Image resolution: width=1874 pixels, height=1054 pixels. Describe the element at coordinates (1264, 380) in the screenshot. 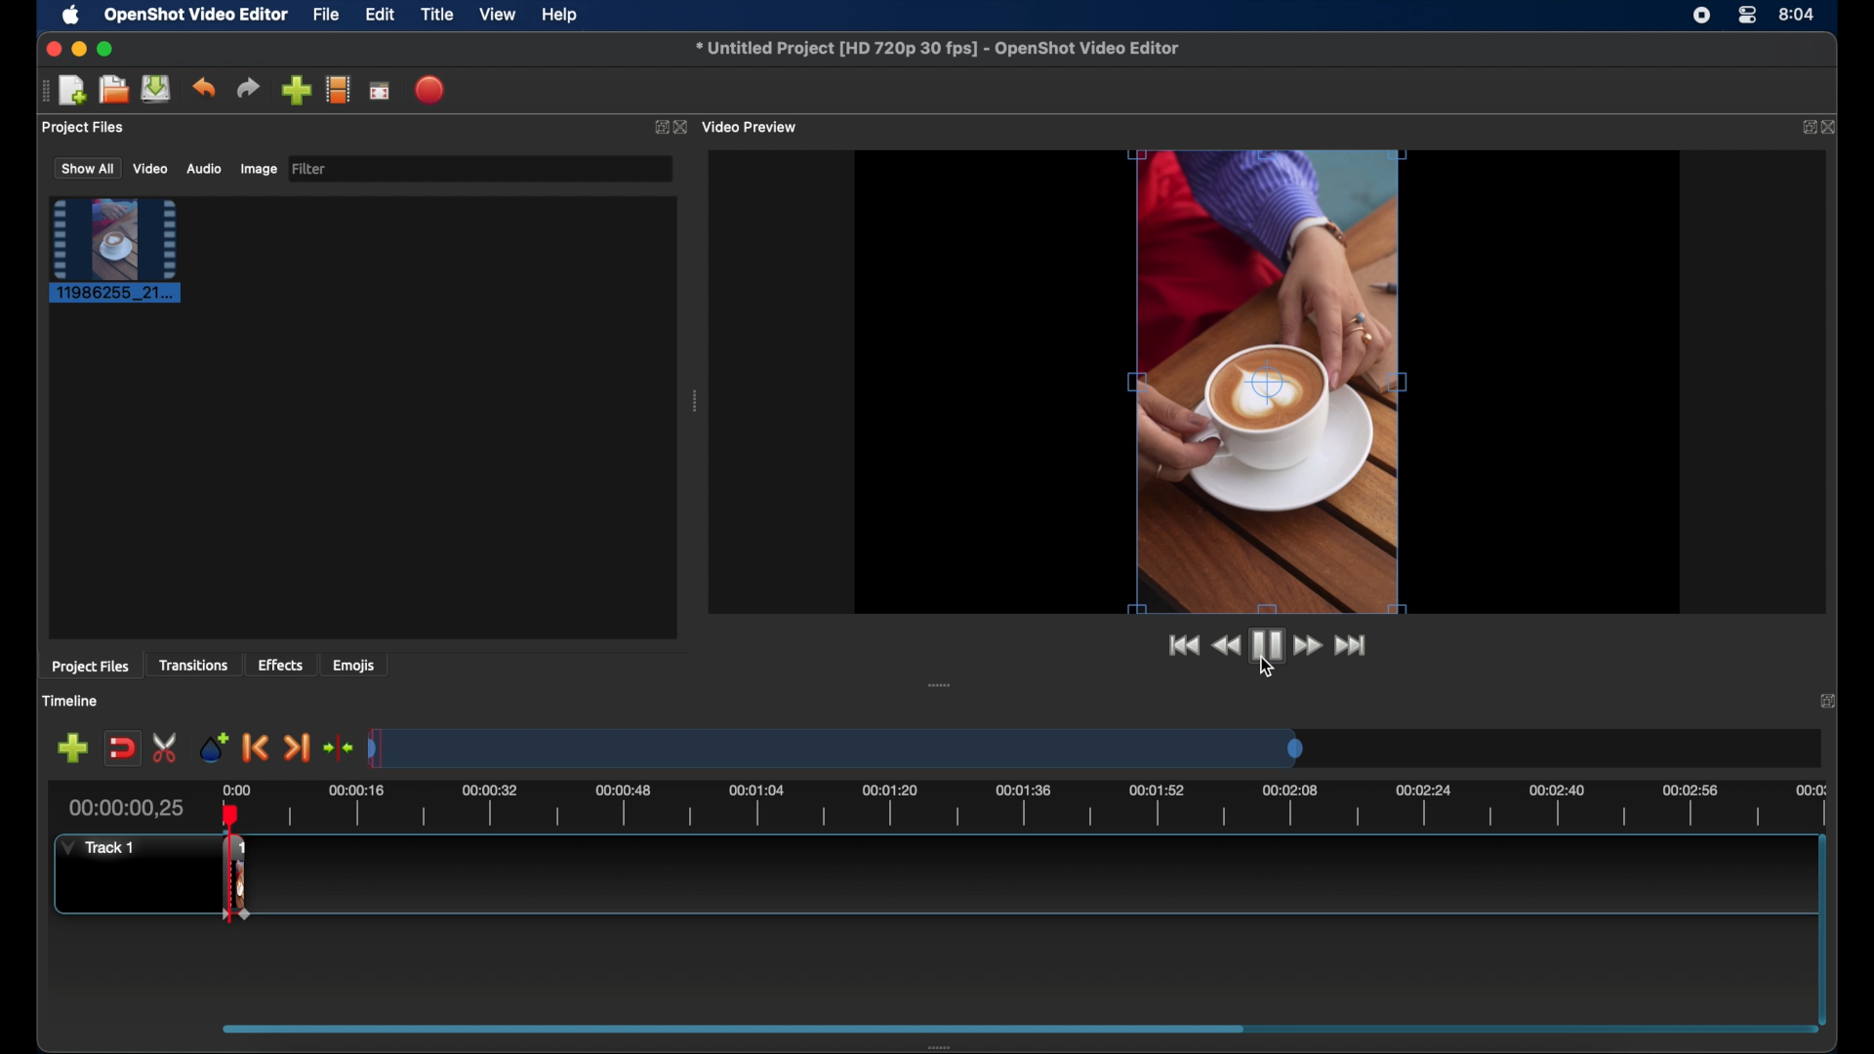

I see `video preview` at that location.